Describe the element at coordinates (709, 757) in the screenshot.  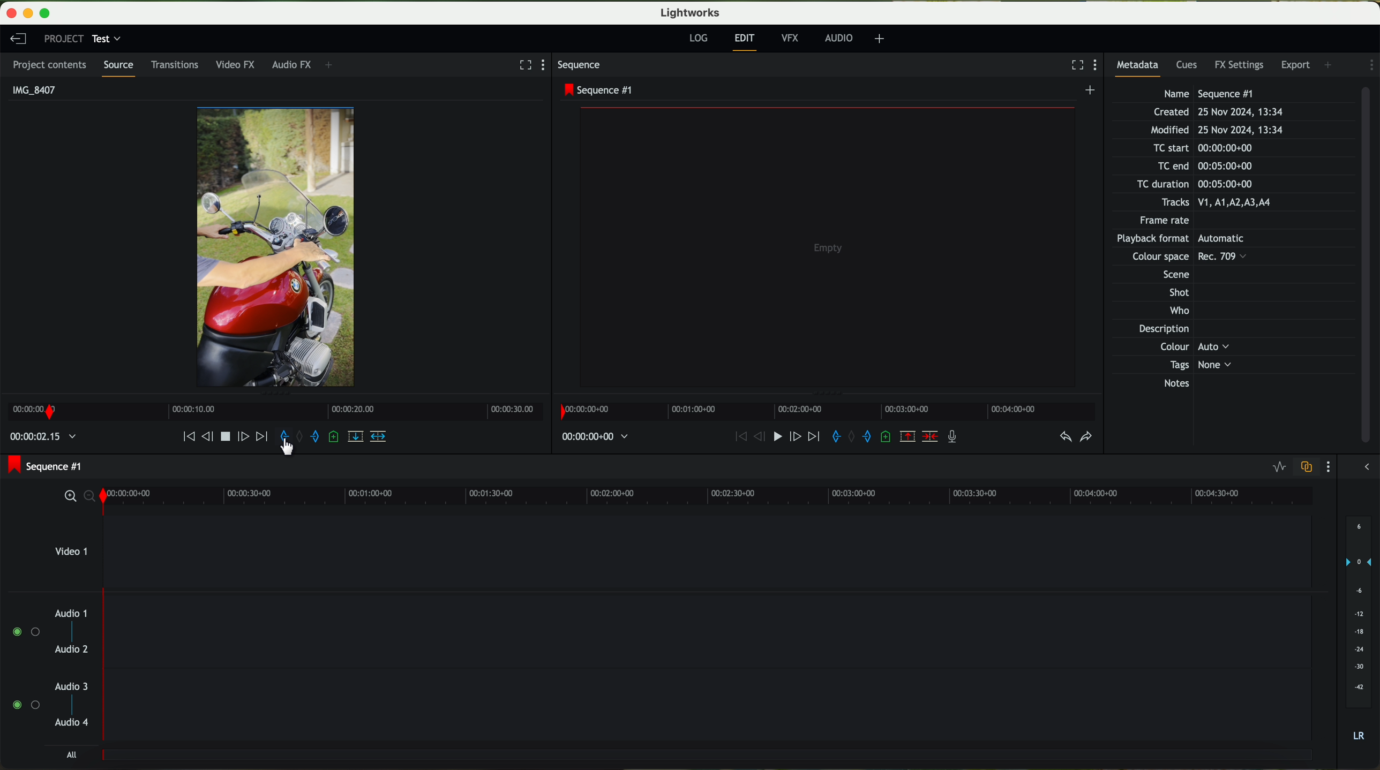
I see `track` at that location.